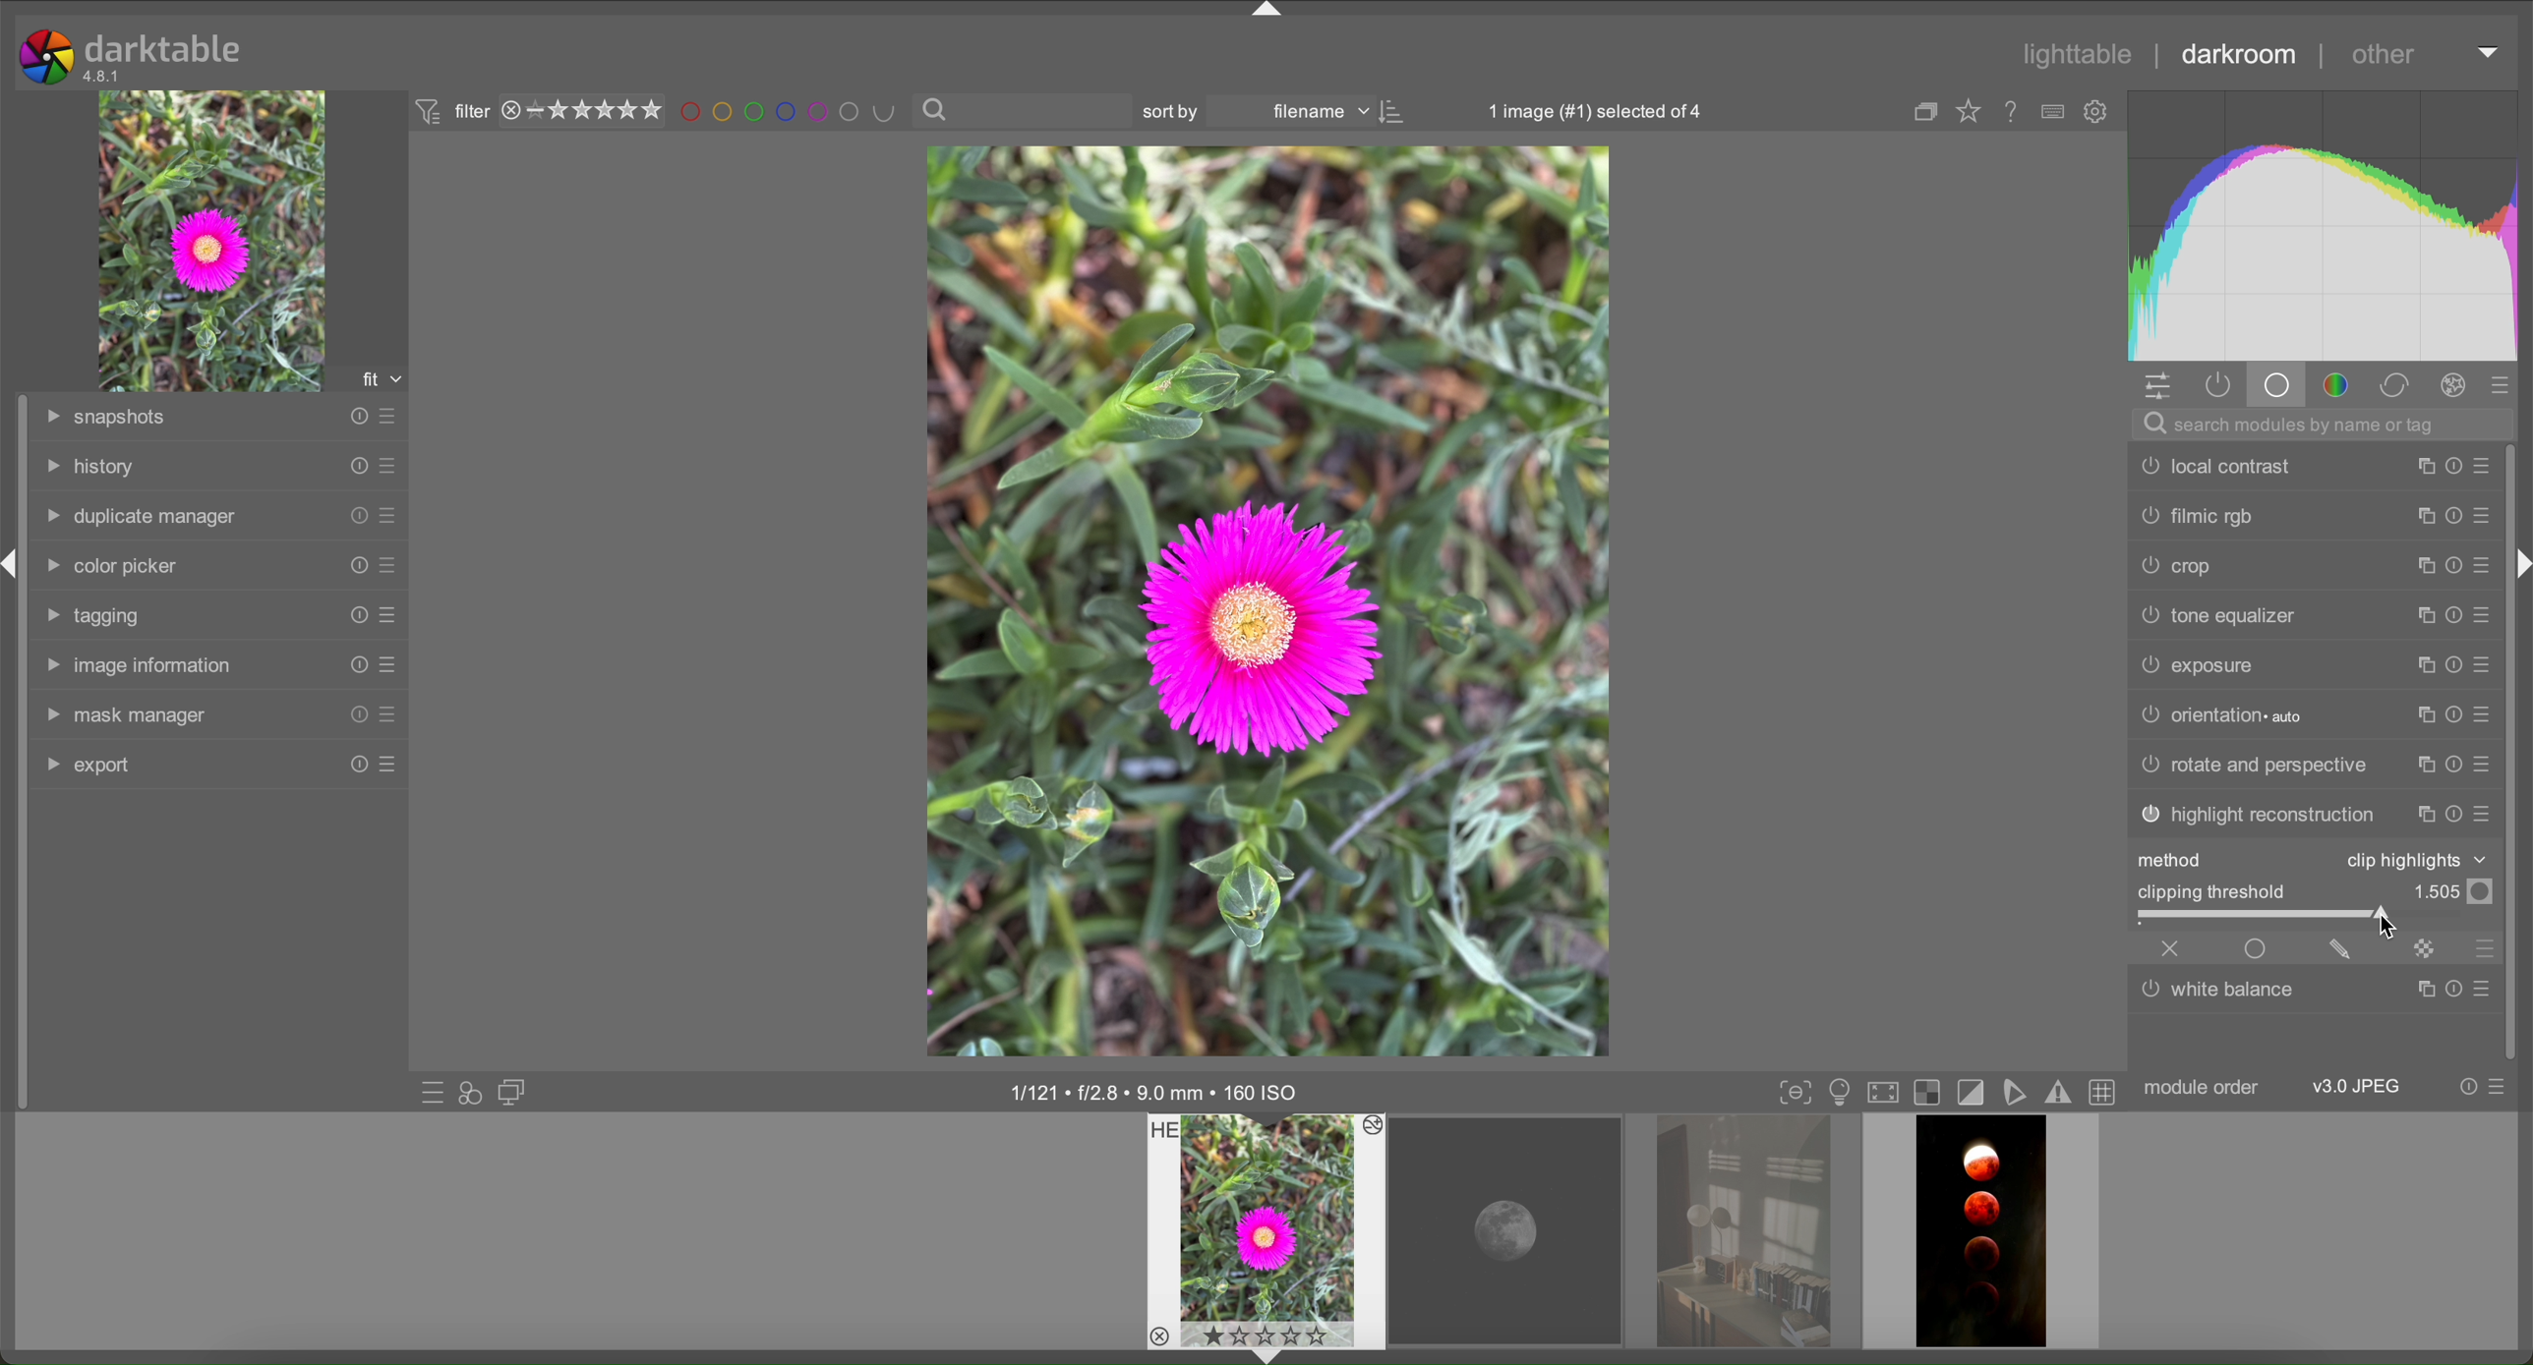 The height and width of the screenshot is (1365, 2533). I want to click on active modules, so click(2217, 385).